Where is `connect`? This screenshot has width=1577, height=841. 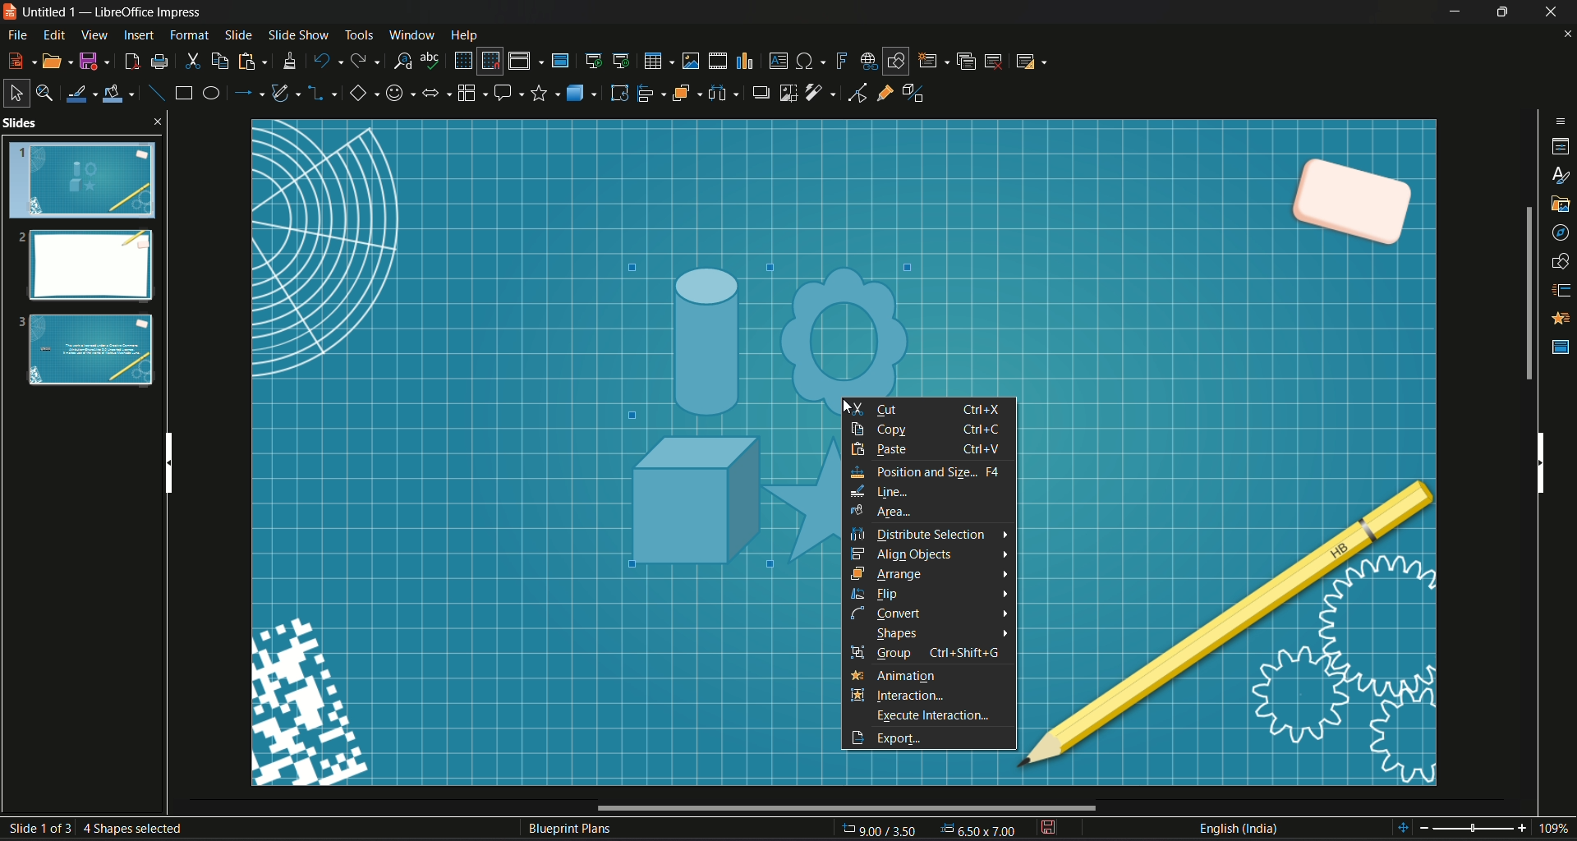 connect is located at coordinates (891, 614).